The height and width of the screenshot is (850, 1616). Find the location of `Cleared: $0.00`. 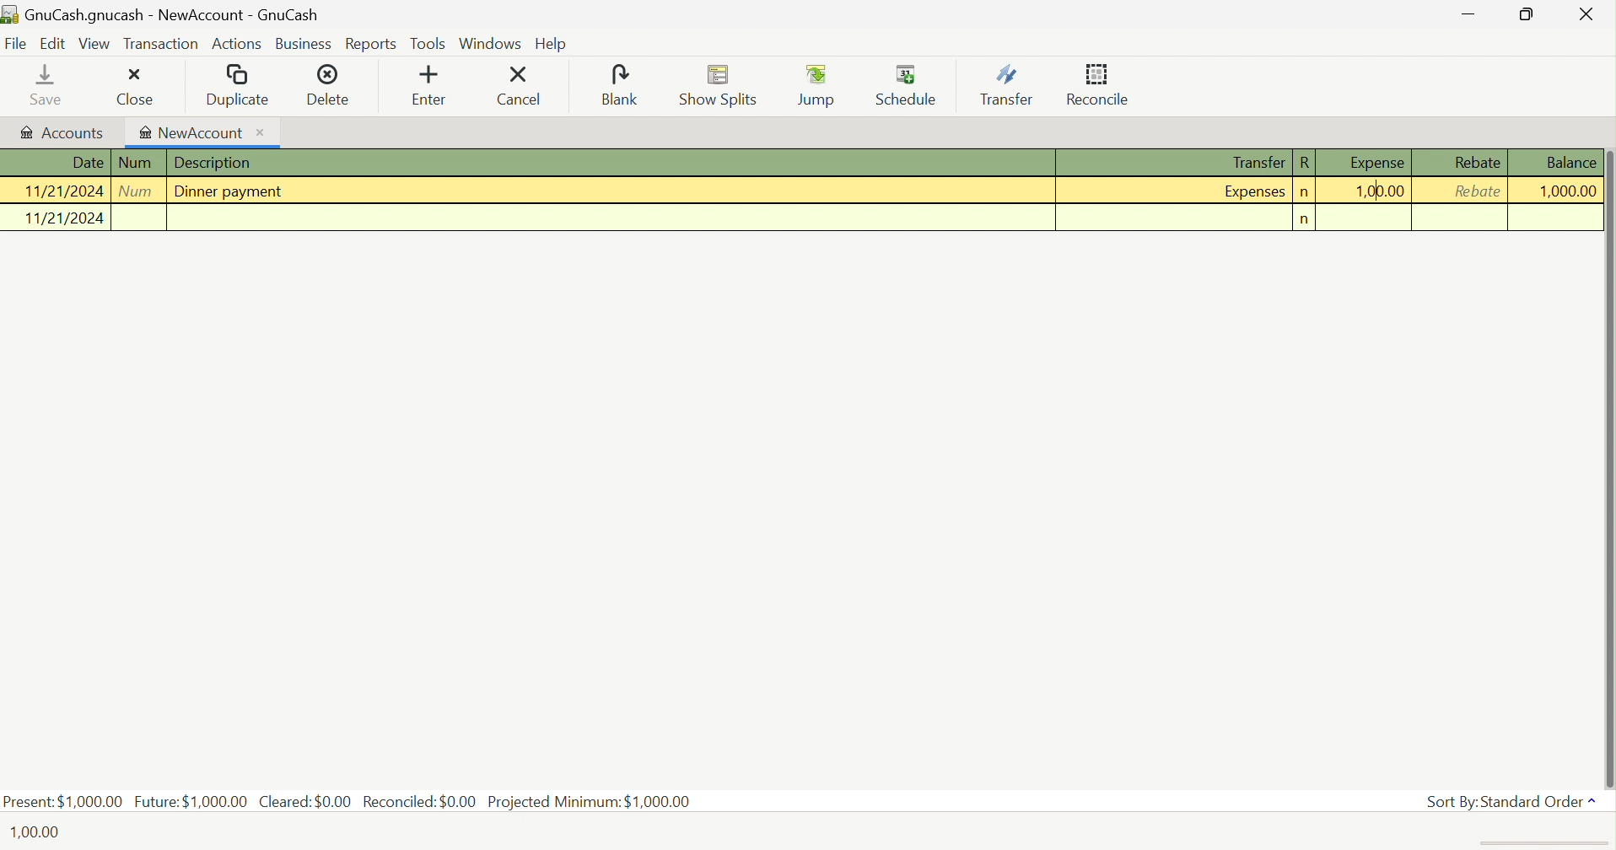

Cleared: $0.00 is located at coordinates (305, 802).